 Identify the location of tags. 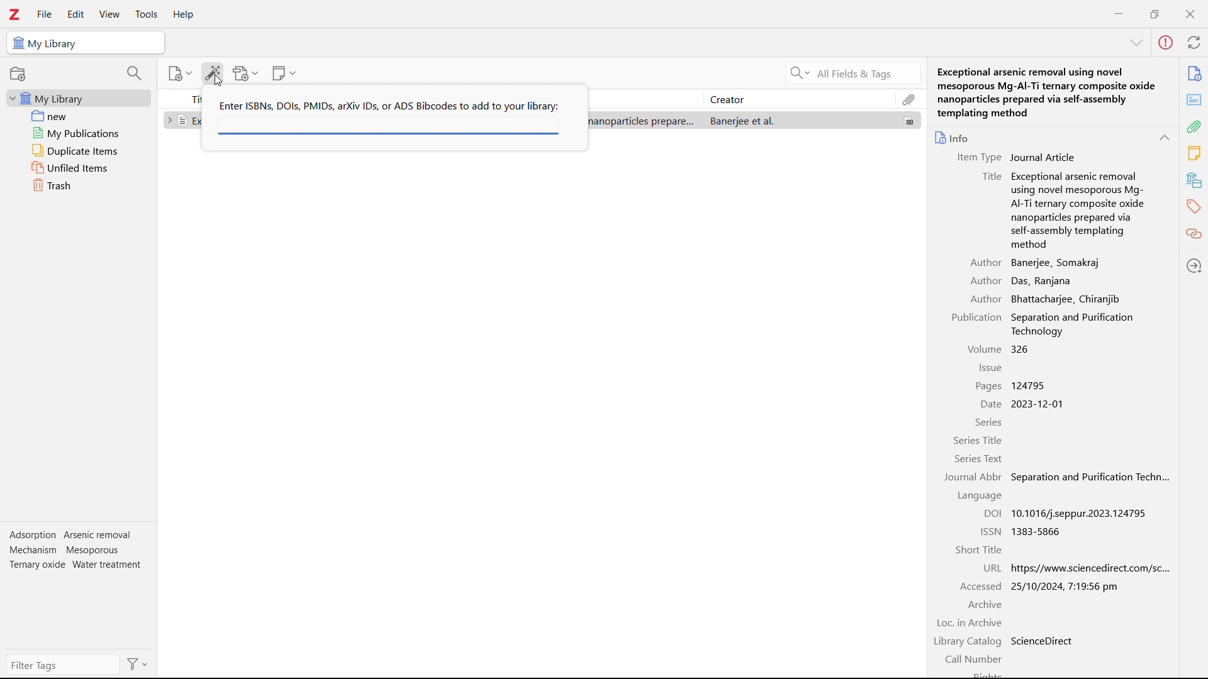
(1195, 206).